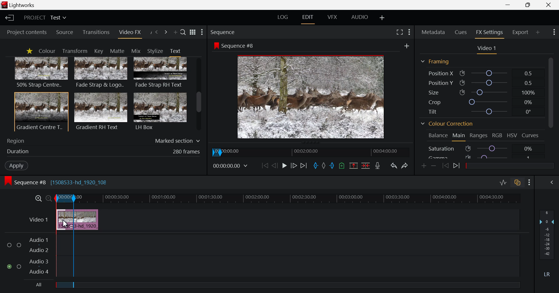 This screenshot has width=559, height=293. Describe the element at coordinates (489, 32) in the screenshot. I see `FX Settings` at that location.